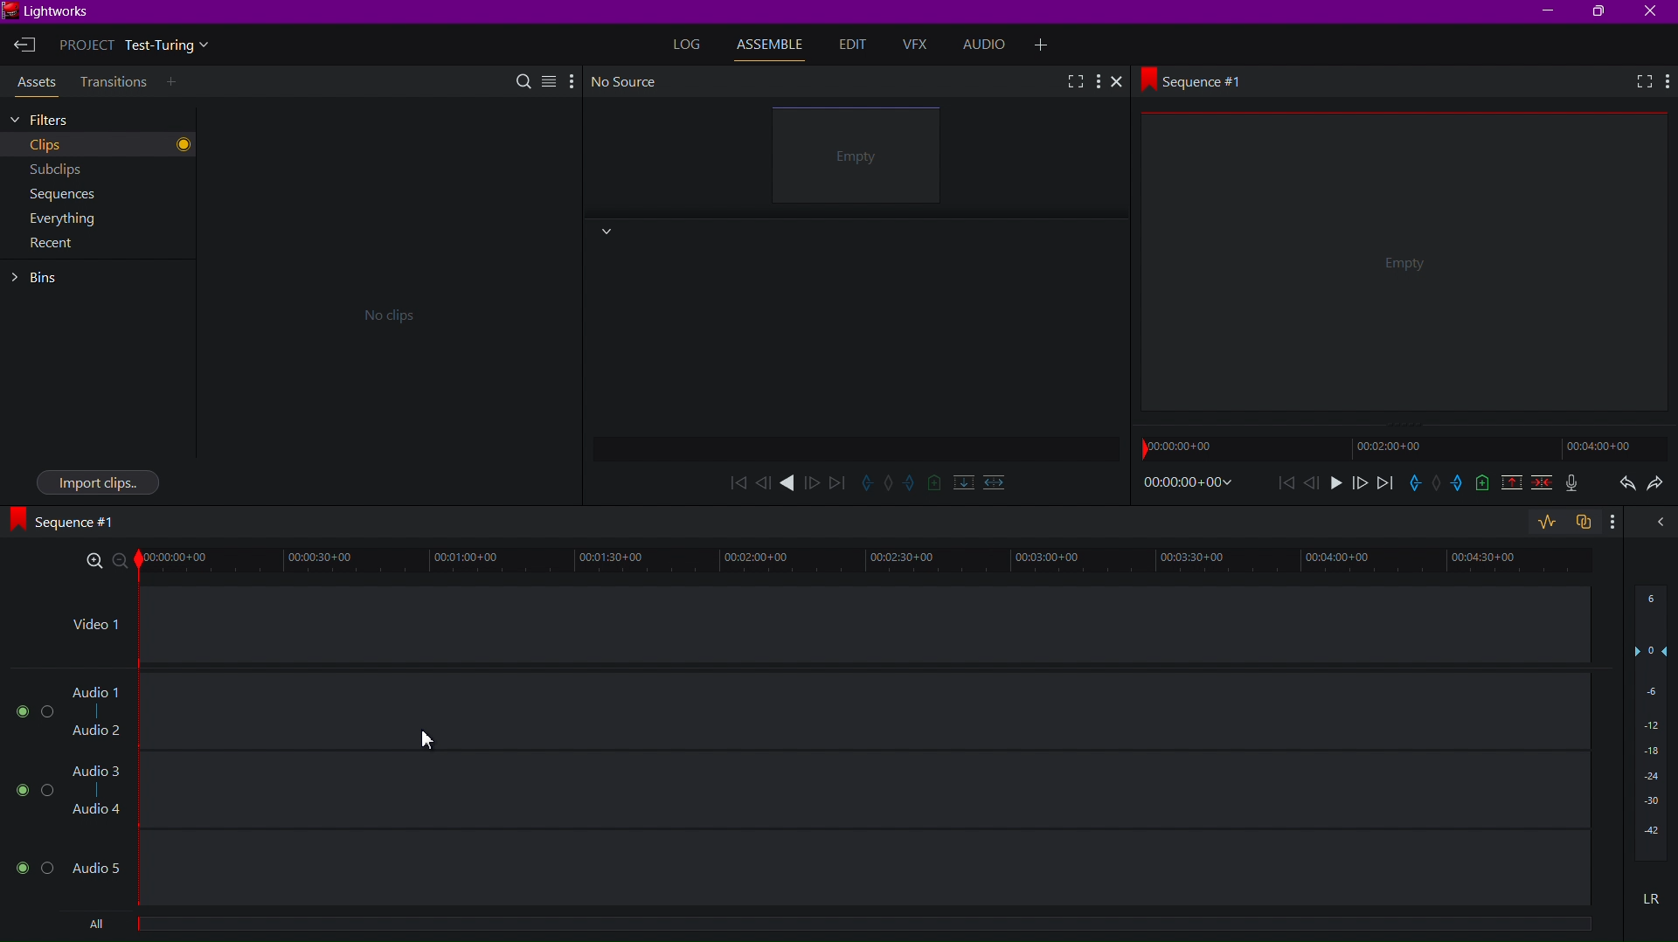 This screenshot has height=942, width=1678. What do you see at coordinates (1602, 12) in the screenshot?
I see `Maximize` at bounding box center [1602, 12].